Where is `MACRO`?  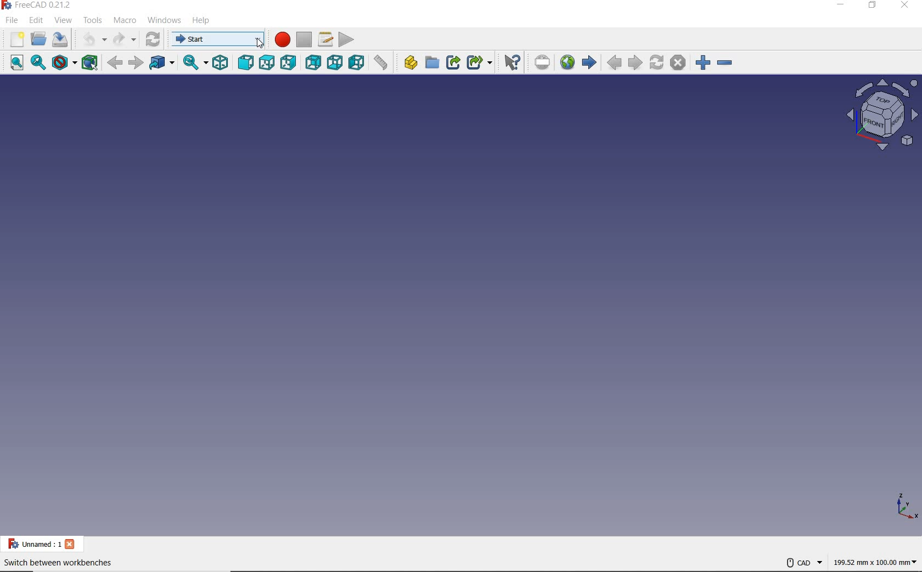
MACRO is located at coordinates (125, 22).